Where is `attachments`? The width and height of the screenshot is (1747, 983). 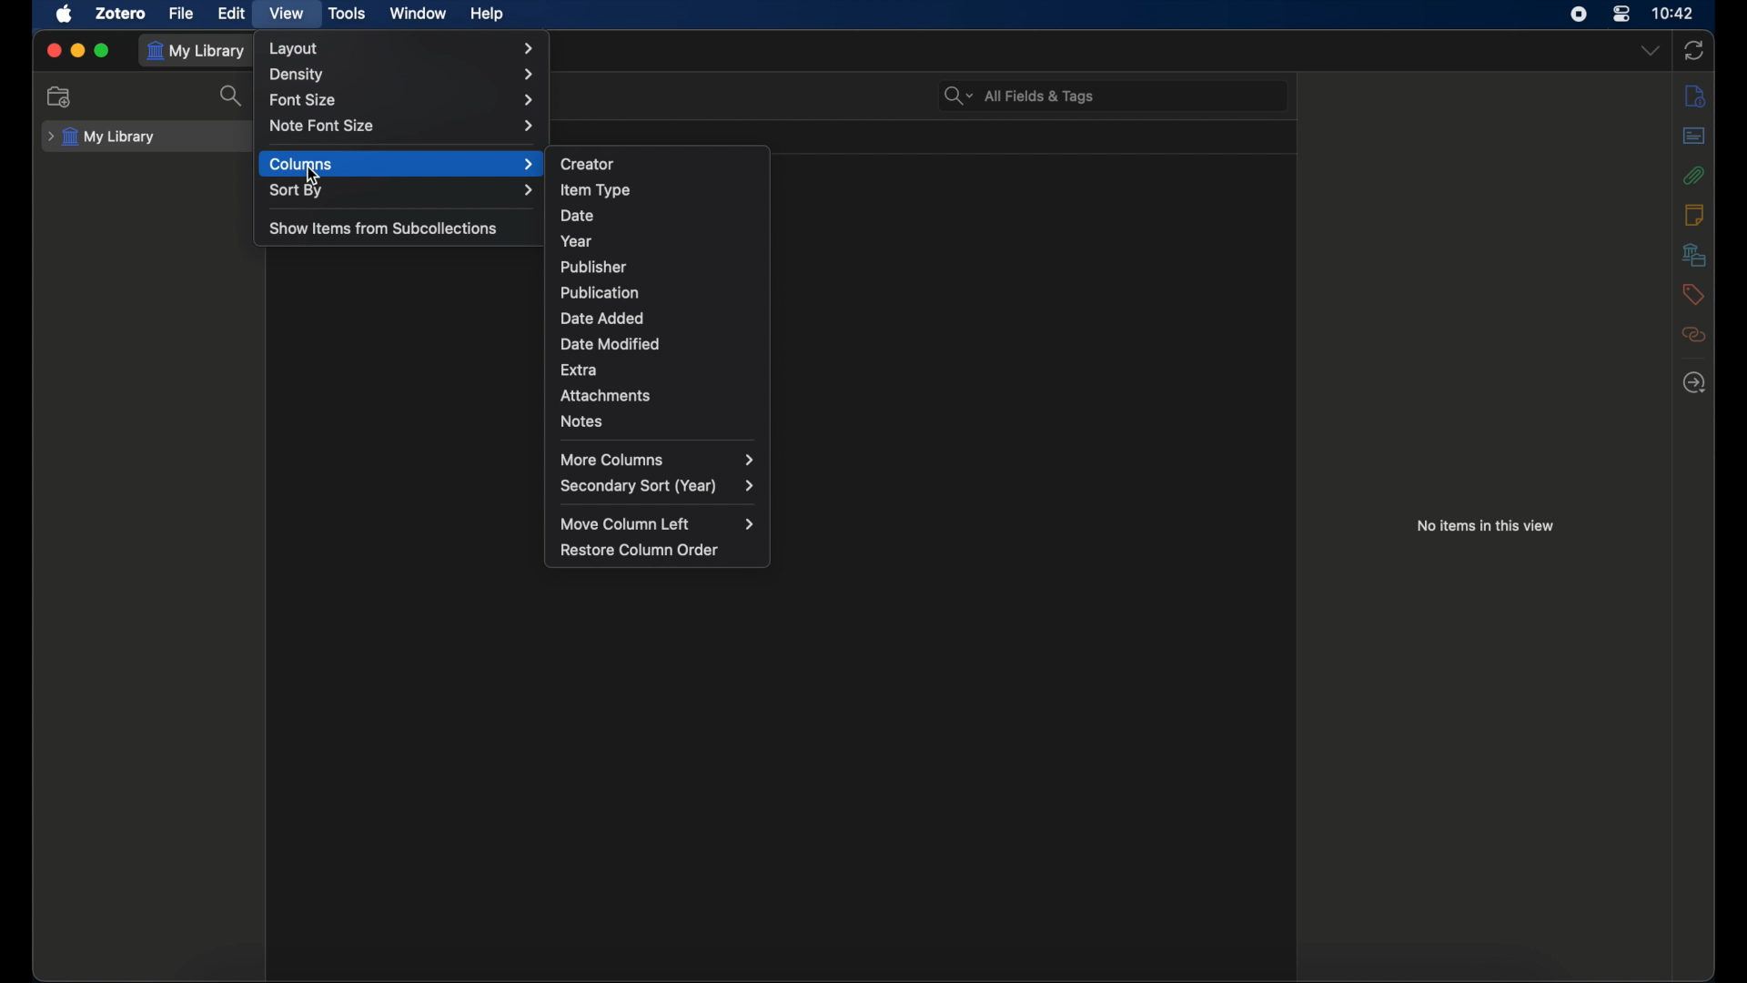
attachments is located at coordinates (605, 396).